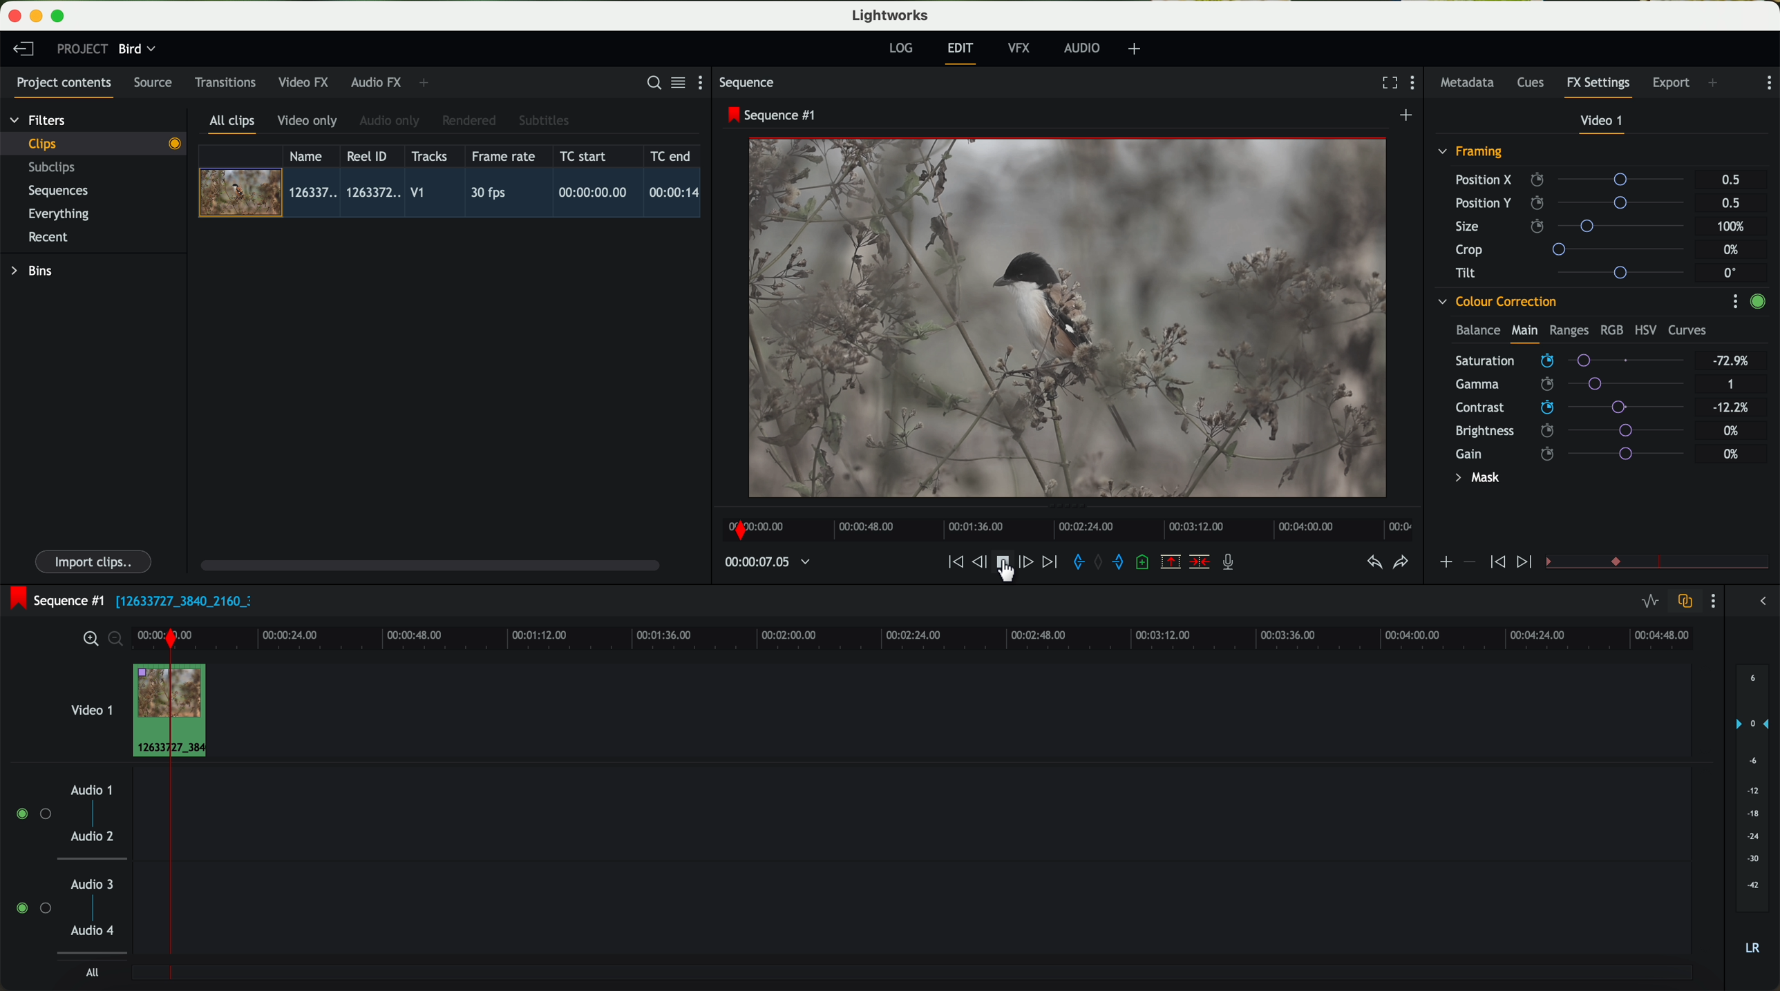 This screenshot has width=1780, height=991. I want to click on bird, so click(137, 50).